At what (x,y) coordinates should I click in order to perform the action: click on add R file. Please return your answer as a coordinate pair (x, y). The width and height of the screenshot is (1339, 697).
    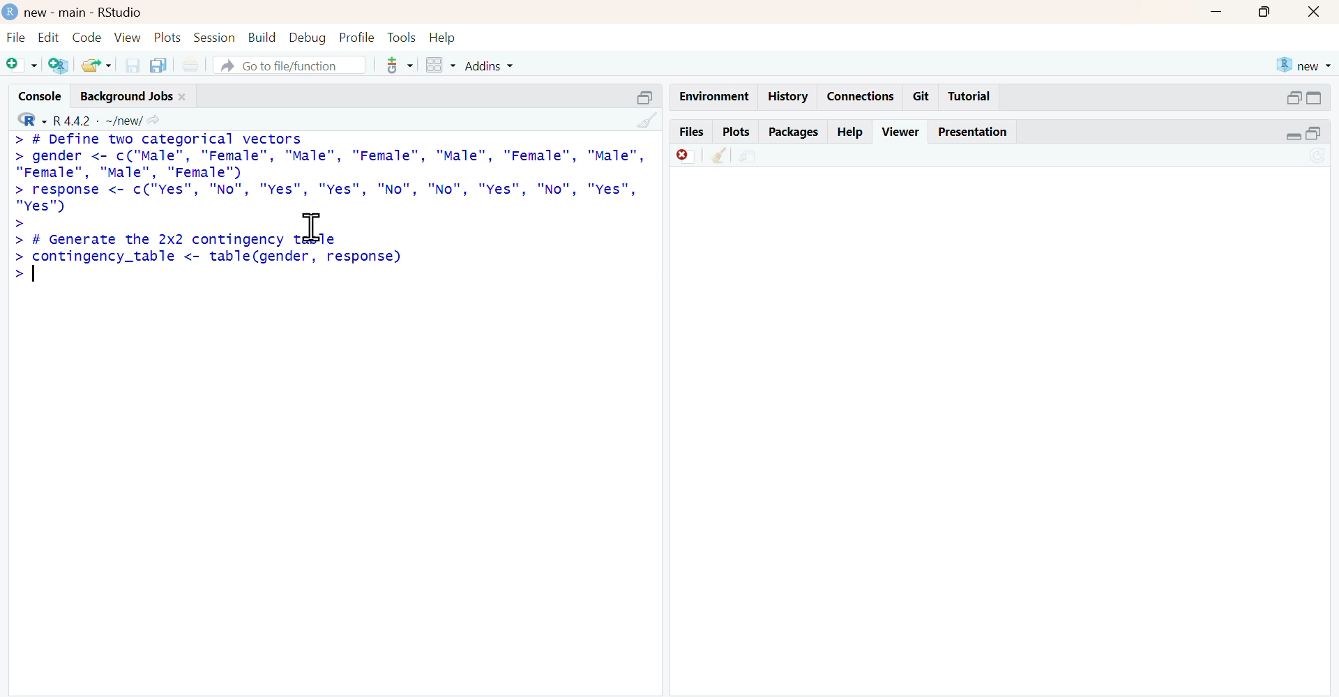
    Looking at the image, I should click on (61, 66).